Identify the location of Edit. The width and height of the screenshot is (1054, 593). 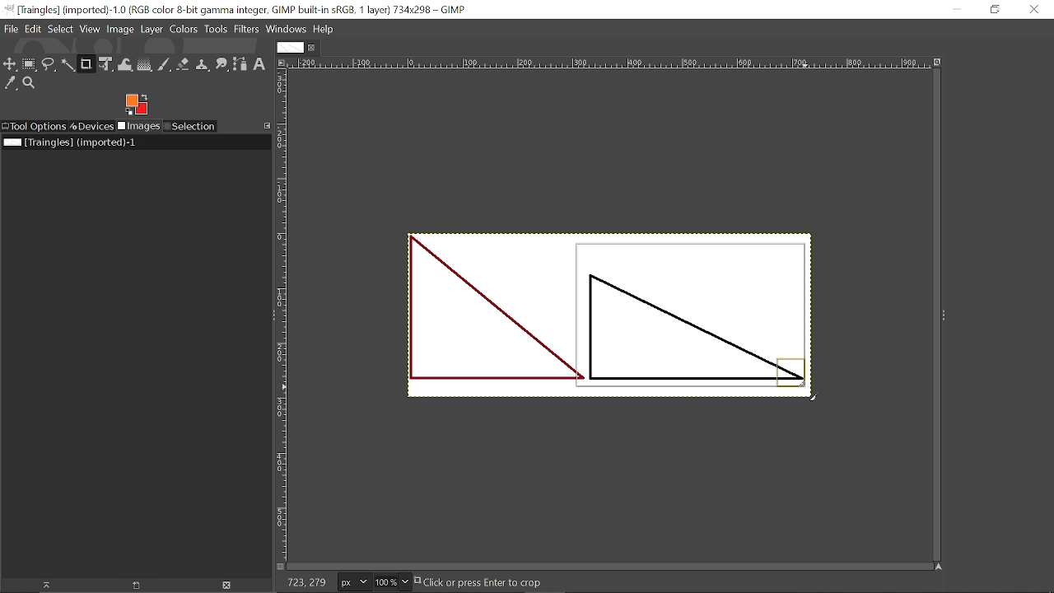
(35, 30).